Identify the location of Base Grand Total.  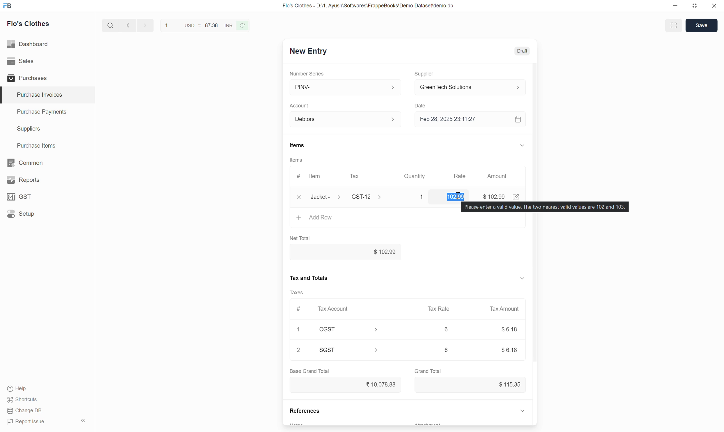
(309, 371).